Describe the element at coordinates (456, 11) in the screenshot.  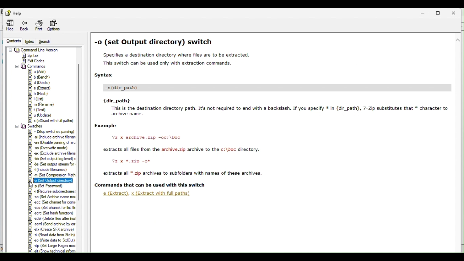
I see `Close` at that location.